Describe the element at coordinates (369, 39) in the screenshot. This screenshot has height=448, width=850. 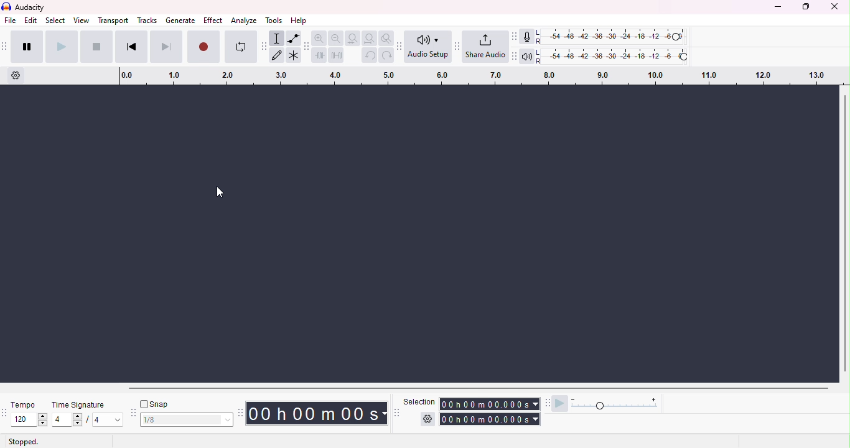
I see `fit project to width` at that location.